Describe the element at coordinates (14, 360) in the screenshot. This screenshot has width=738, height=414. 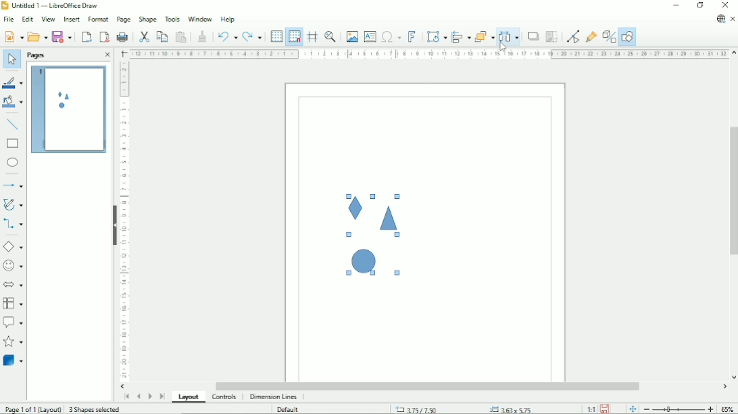
I see `3D Objects` at that location.